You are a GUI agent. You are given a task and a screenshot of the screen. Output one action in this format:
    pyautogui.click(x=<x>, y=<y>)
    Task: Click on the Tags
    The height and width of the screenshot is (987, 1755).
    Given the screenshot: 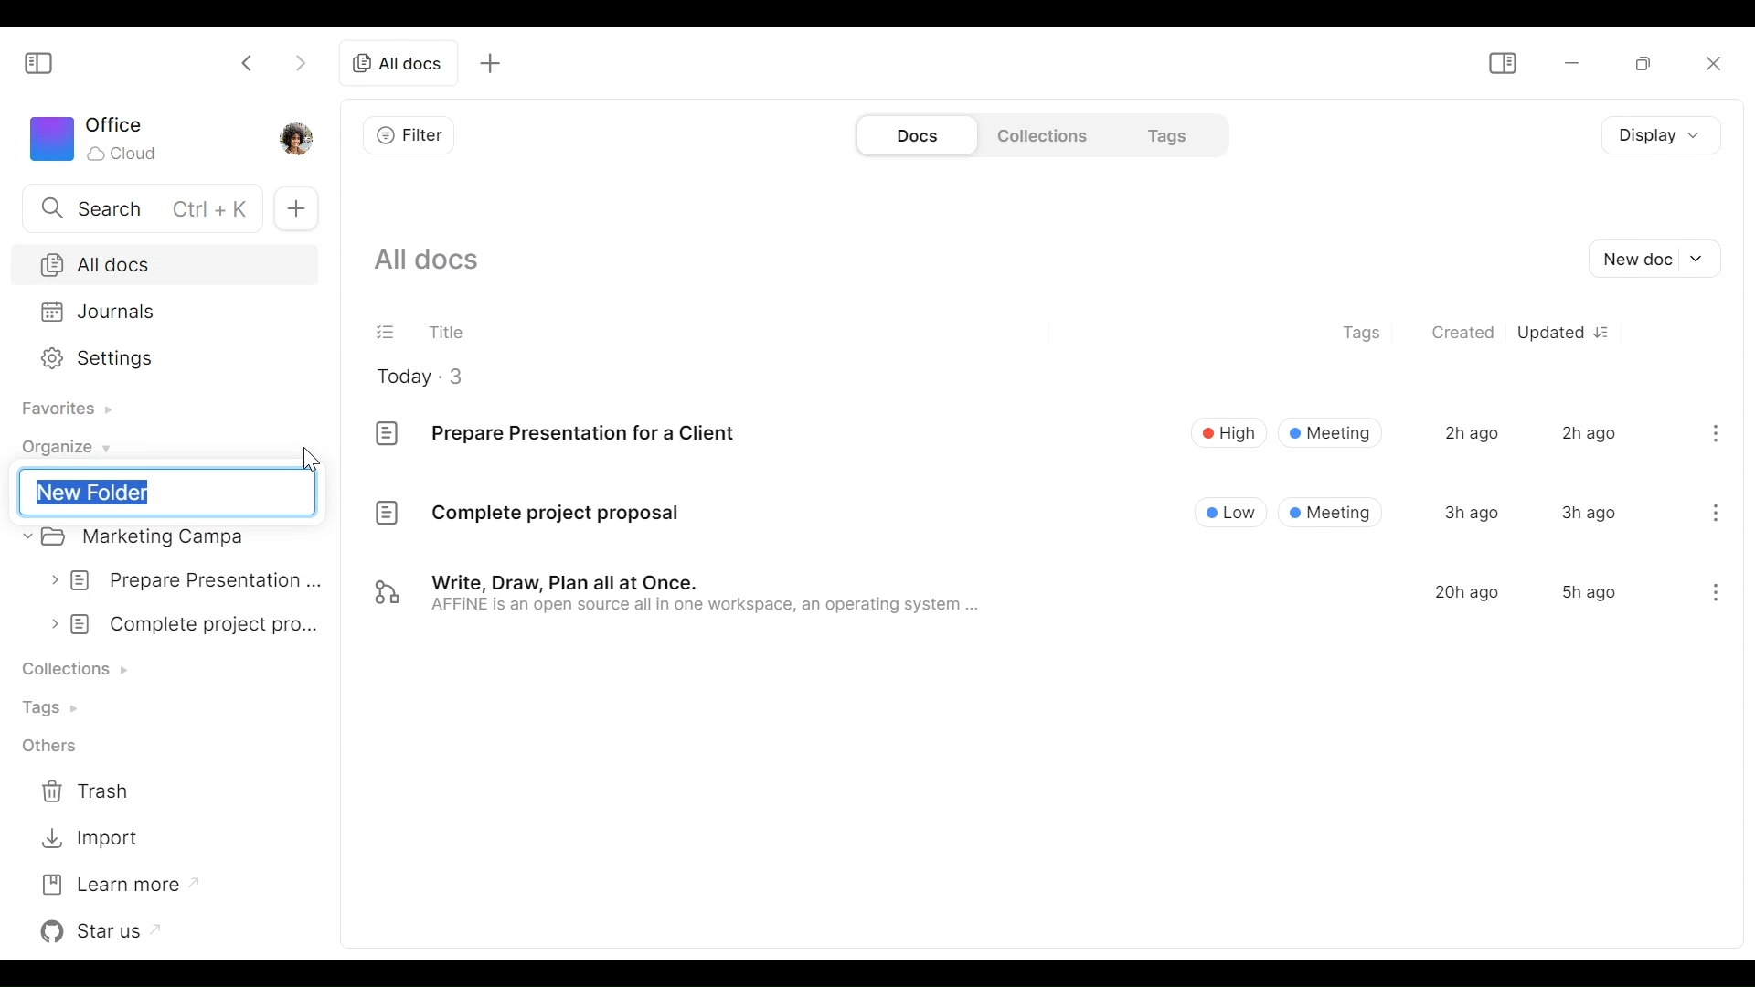 What is the action you would take?
    pyautogui.click(x=58, y=707)
    